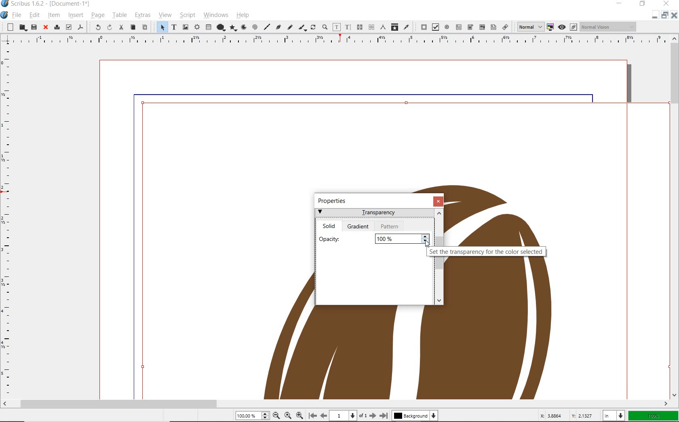 The height and width of the screenshot is (422, 679). Describe the element at coordinates (654, 417) in the screenshot. I see `zoom factor` at that location.